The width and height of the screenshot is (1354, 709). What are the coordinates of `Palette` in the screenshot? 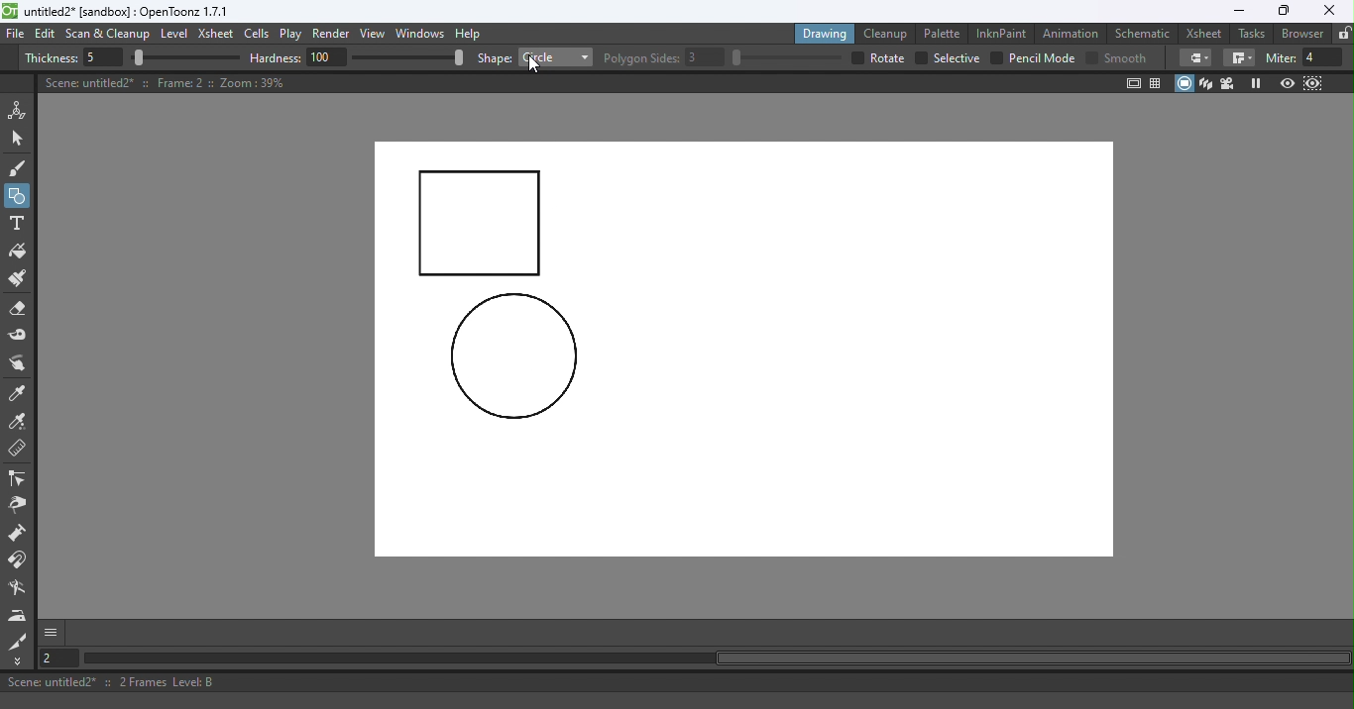 It's located at (945, 33).